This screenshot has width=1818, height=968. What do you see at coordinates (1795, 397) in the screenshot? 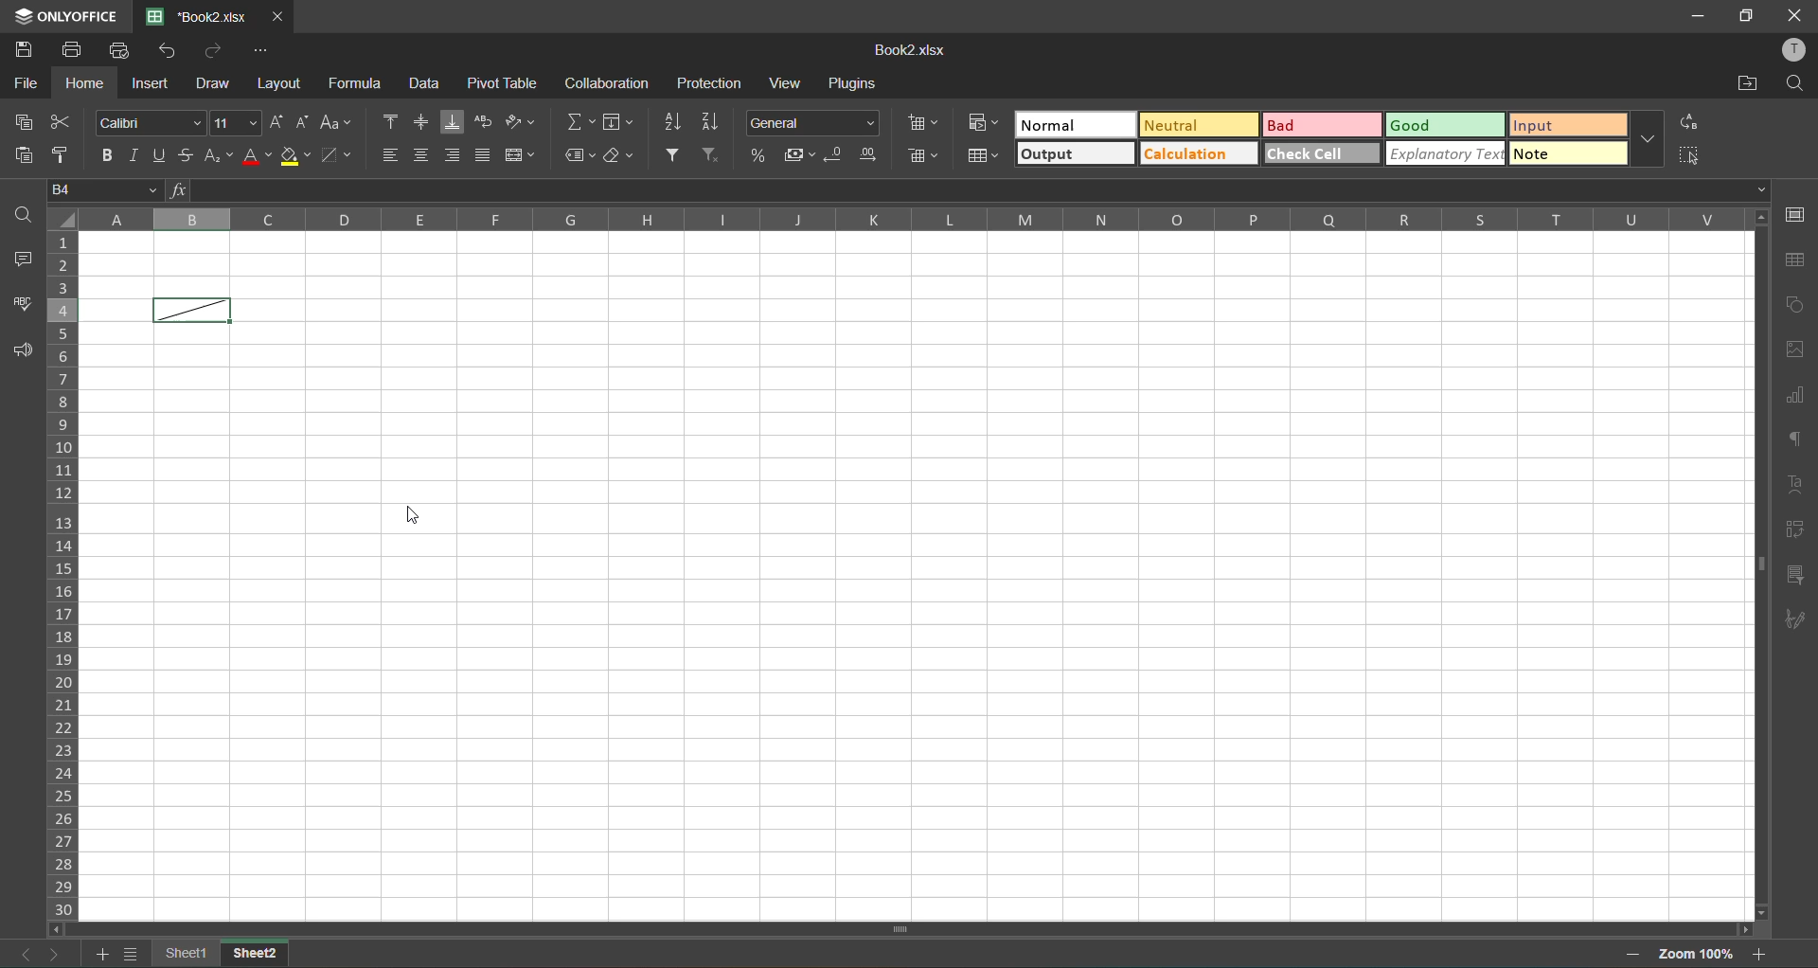
I see `charts` at bounding box center [1795, 397].